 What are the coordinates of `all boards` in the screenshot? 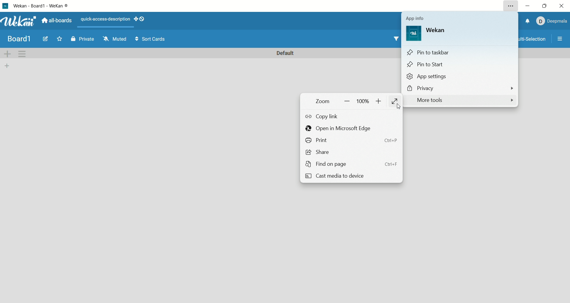 It's located at (56, 22).